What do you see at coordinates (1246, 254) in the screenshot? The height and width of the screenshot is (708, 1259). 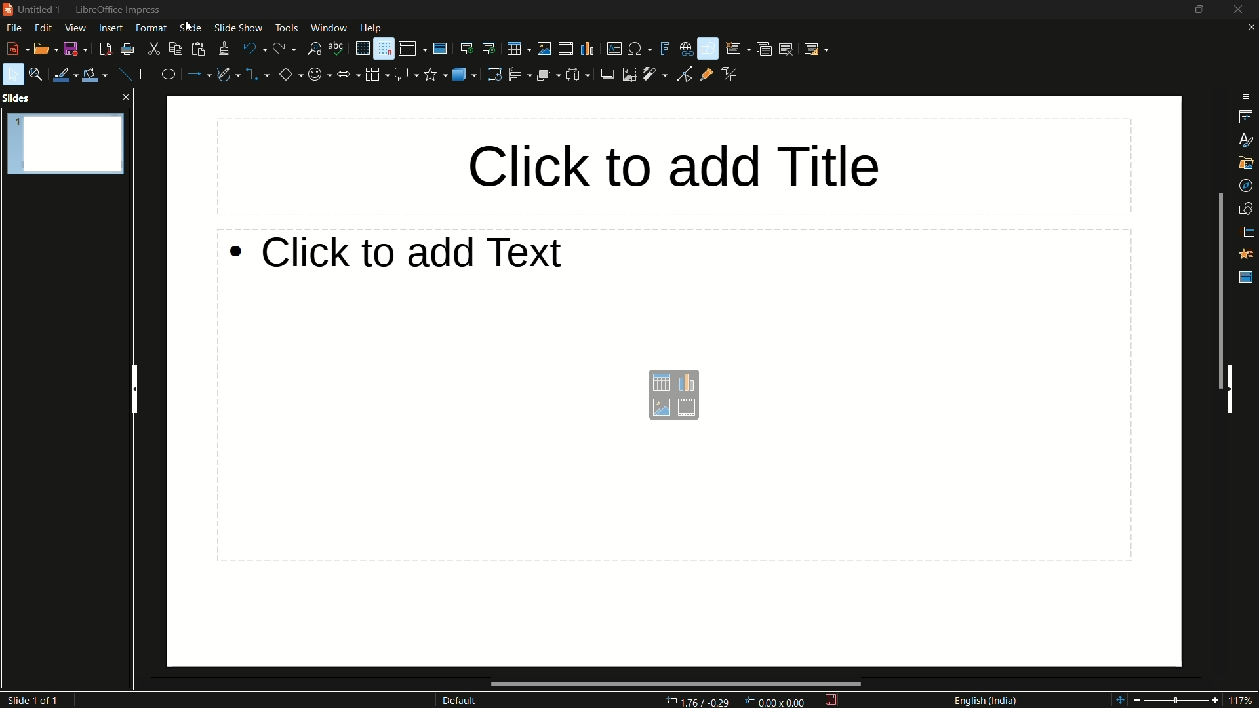 I see `animation` at bounding box center [1246, 254].